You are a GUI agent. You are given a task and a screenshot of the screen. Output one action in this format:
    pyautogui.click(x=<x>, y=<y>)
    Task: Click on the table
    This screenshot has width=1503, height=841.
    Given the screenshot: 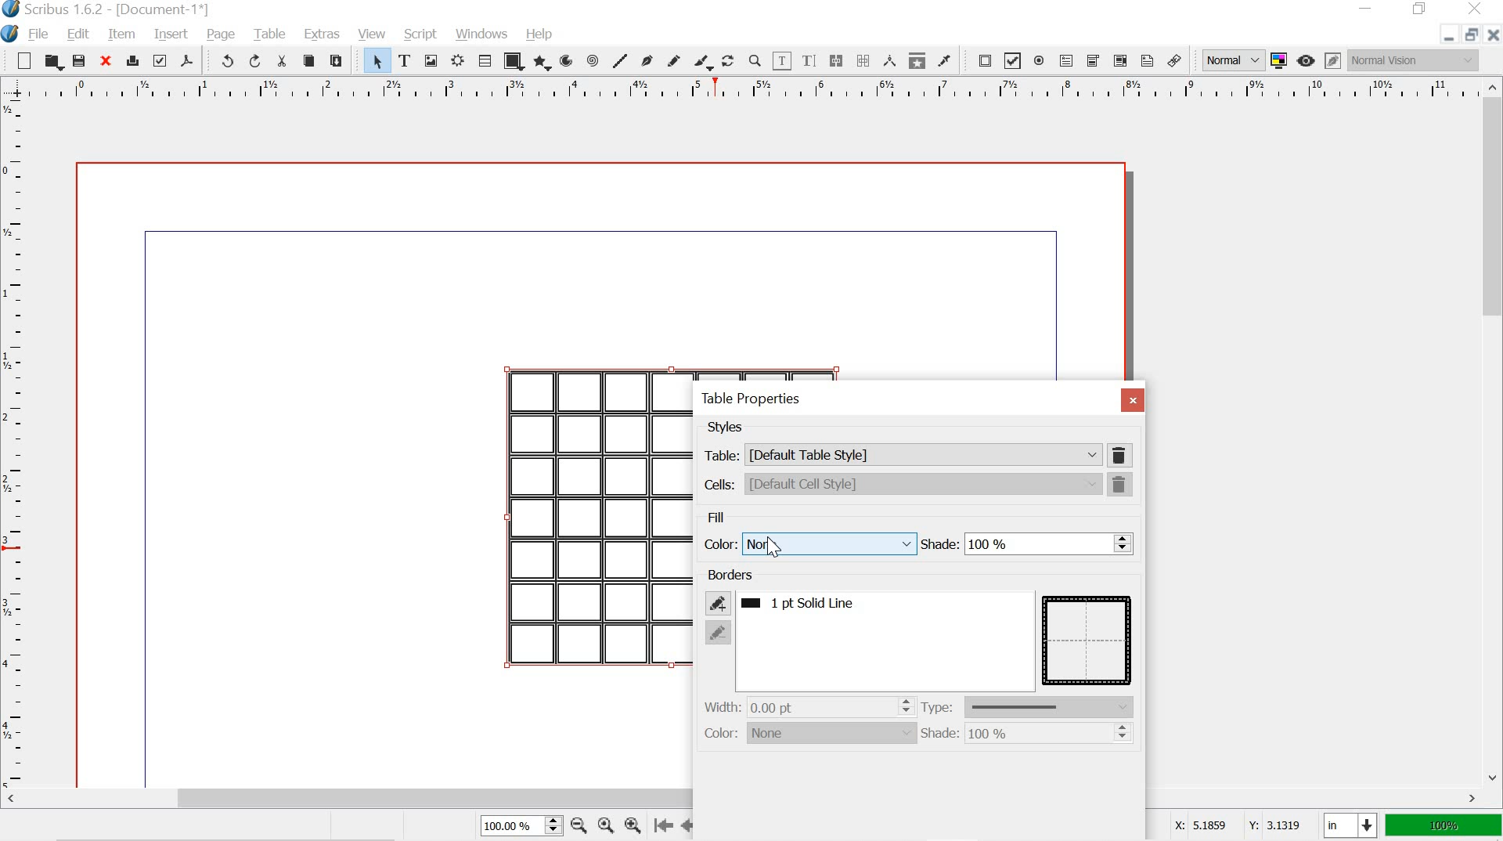 What is the action you would take?
    pyautogui.click(x=269, y=33)
    